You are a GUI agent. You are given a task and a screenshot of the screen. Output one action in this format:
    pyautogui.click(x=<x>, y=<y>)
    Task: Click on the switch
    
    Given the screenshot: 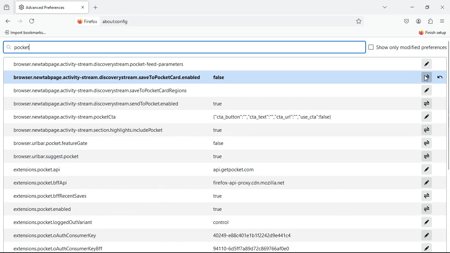 What is the action you would take?
    pyautogui.click(x=427, y=103)
    